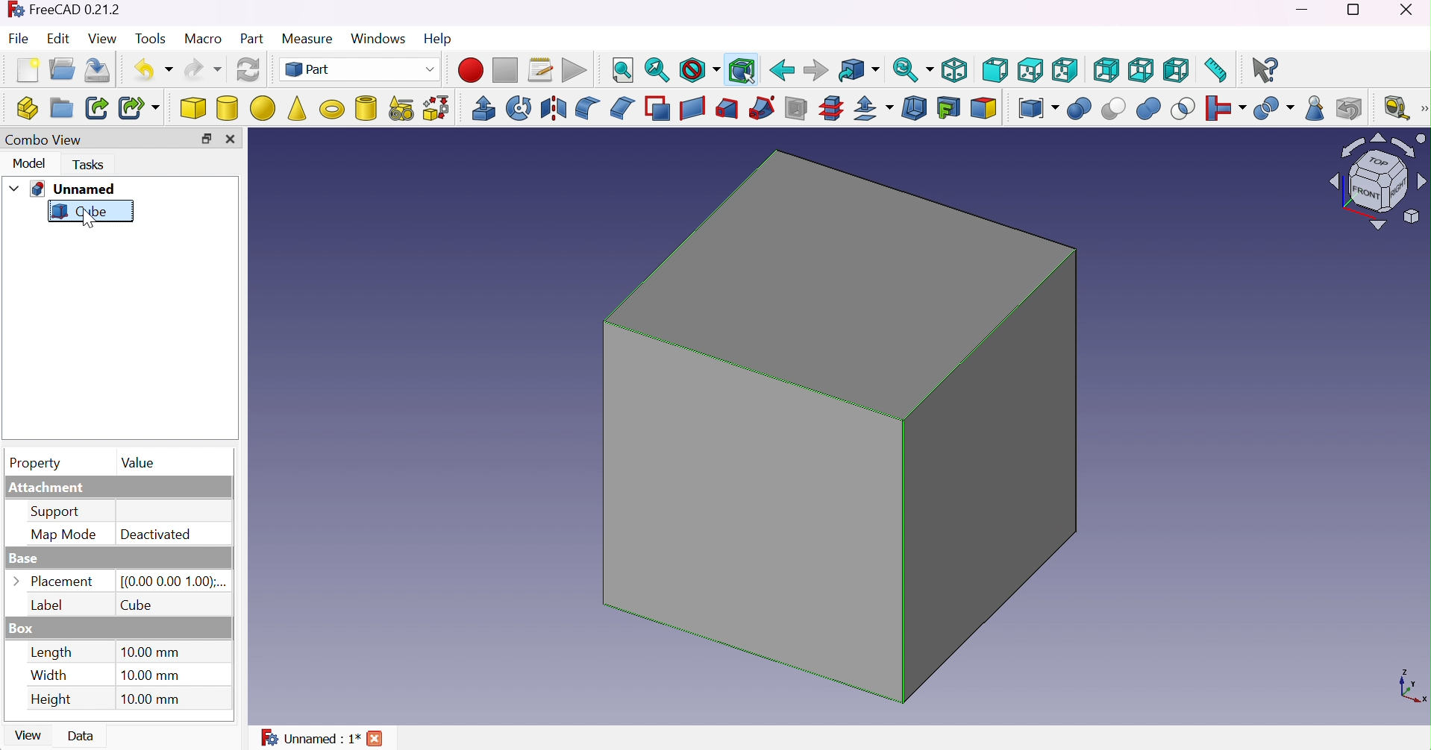 The width and height of the screenshot is (1431, 750). Describe the element at coordinates (857, 70) in the screenshot. I see `Go to linked object` at that location.